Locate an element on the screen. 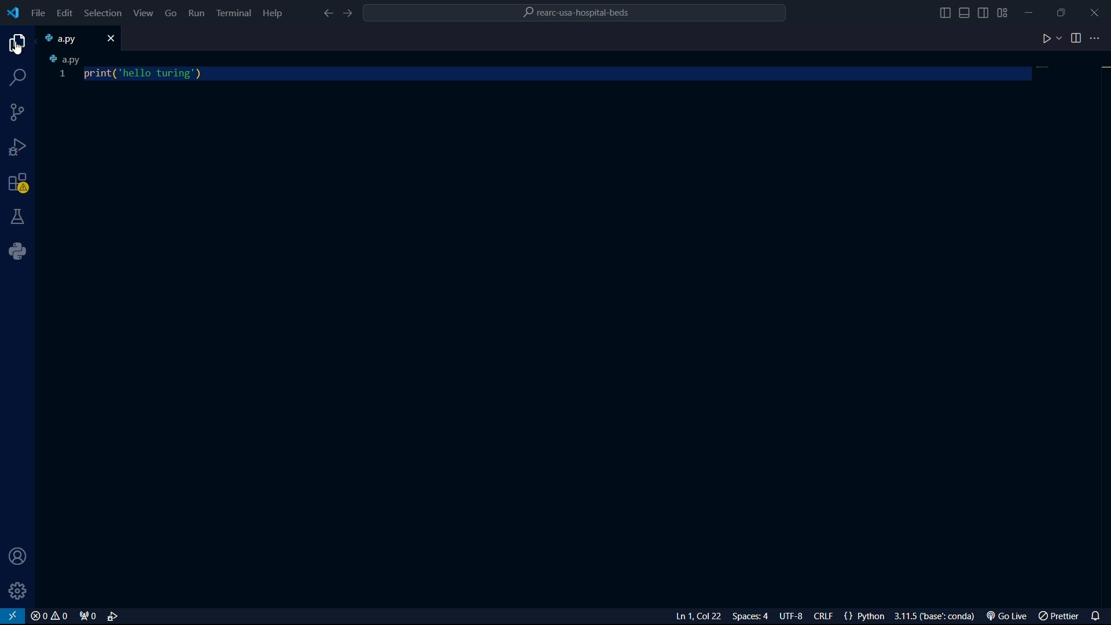 The height and width of the screenshot is (625, 1111). maximize or restore is located at coordinates (1061, 11).